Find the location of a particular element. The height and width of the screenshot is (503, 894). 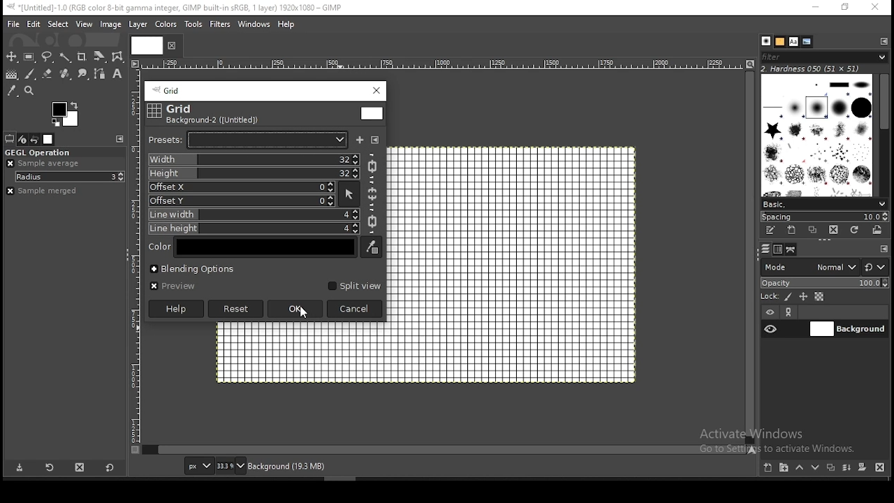

eraser tool is located at coordinates (66, 74).